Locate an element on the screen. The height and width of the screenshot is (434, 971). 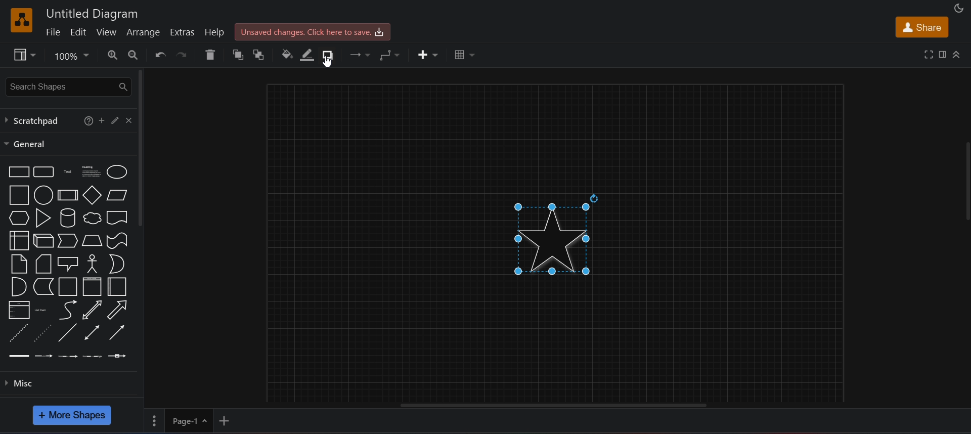
text is located at coordinates (66, 172).